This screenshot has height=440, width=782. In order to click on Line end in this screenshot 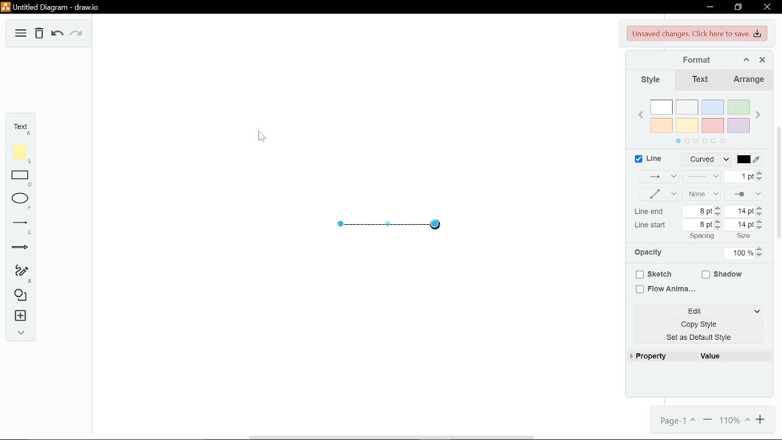, I will do `click(744, 194)`.